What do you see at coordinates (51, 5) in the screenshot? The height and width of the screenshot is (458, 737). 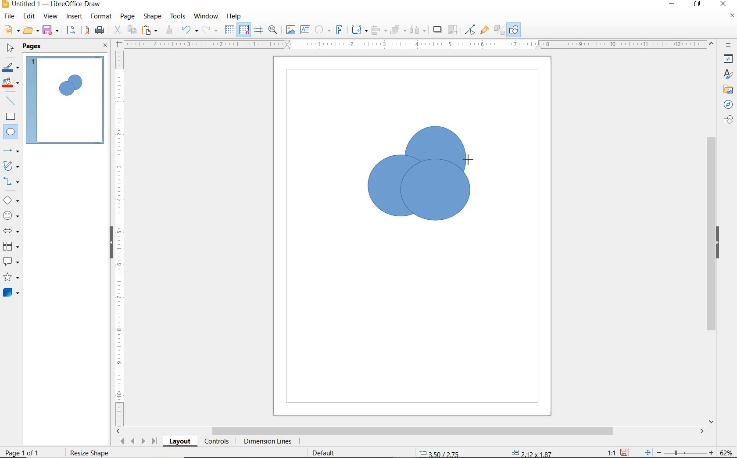 I see `FILE NAME` at bounding box center [51, 5].